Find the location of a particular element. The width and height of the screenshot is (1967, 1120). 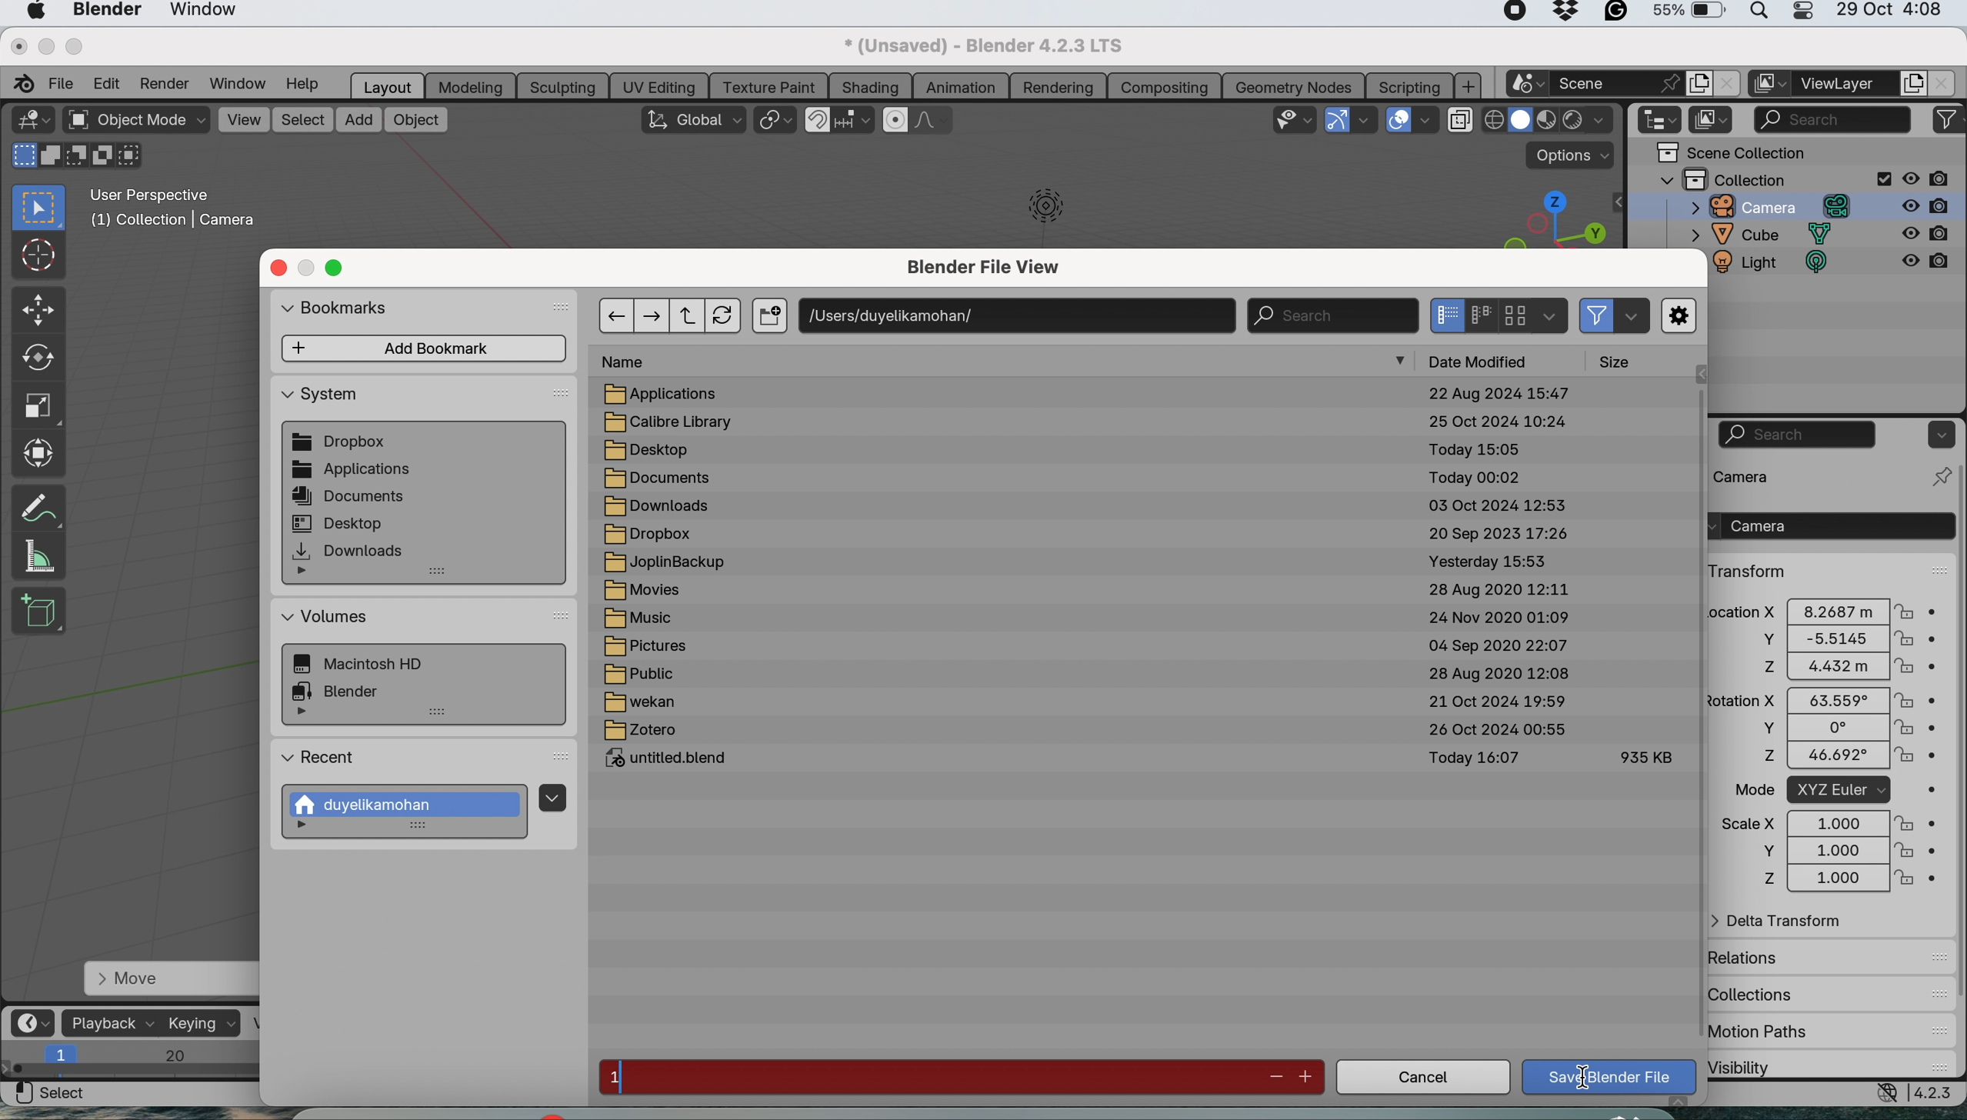

light object is located at coordinates (1036, 212).